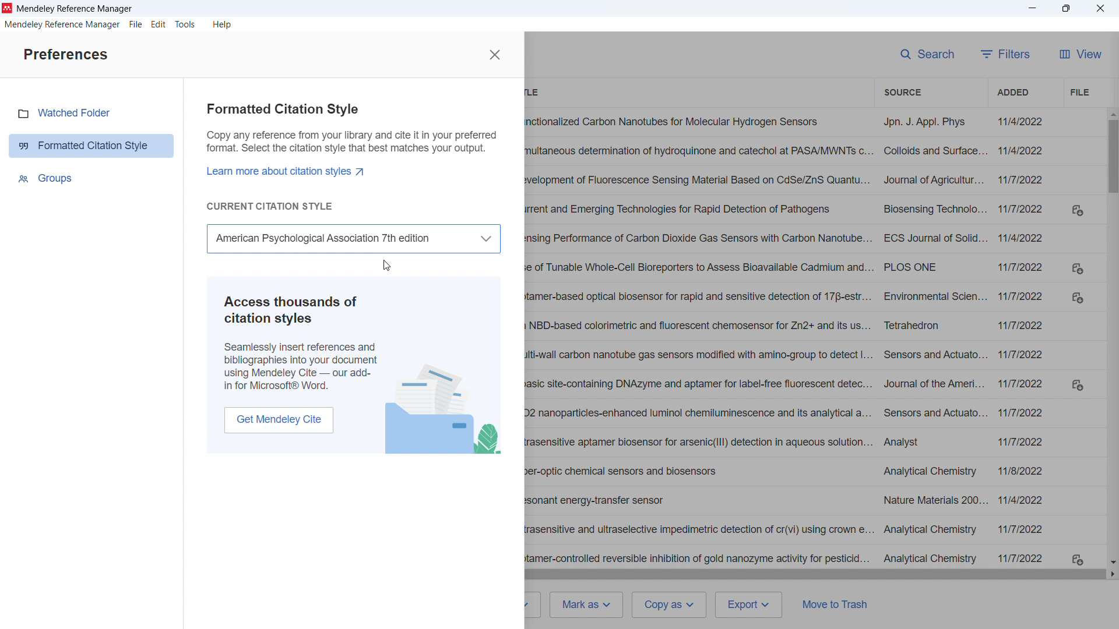 The height and width of the screenshot is (629, 1119). I want to click on Download links where Pdfs available, so click(1078, 385).